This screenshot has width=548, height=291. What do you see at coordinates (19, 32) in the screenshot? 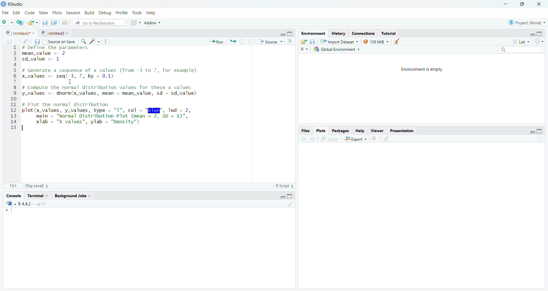
I see ` Untitled2` at bounding box center [19, 32].